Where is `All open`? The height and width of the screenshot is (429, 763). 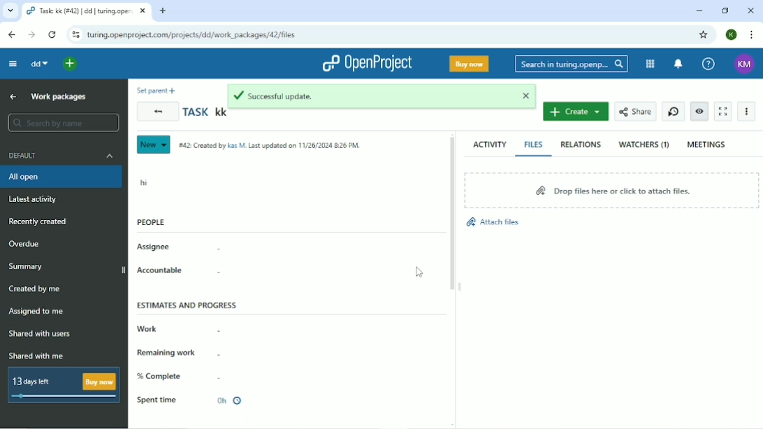
All open is located at coordinates (64, 177).